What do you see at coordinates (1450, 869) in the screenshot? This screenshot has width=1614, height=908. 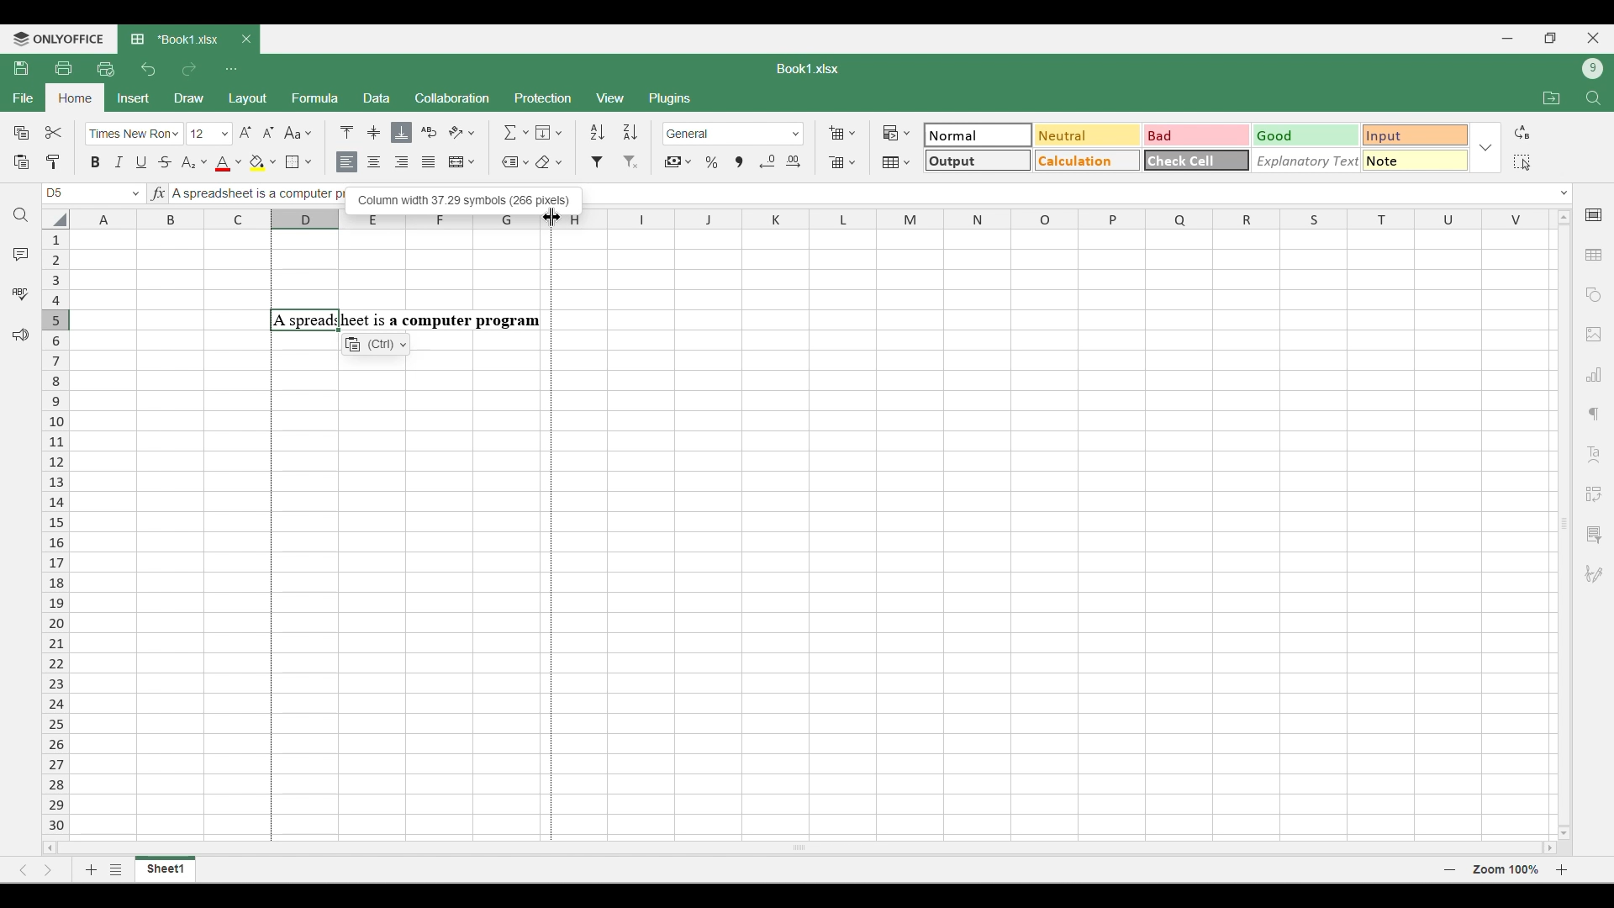 I see `Zoom out` at bounding box center [1450, 869].